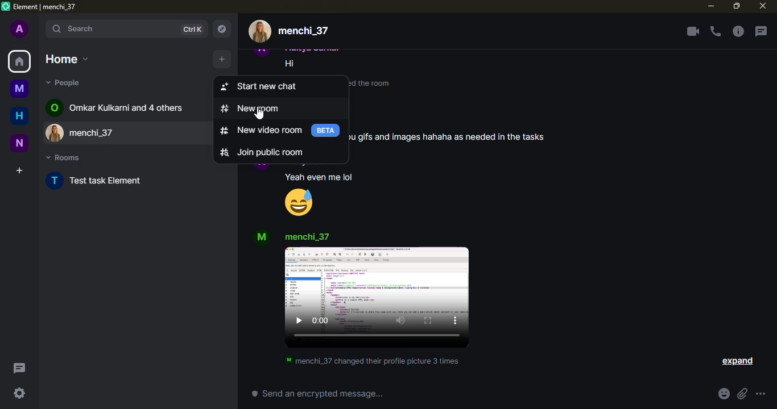  I want to click on explore rooms, so click(221, 29).